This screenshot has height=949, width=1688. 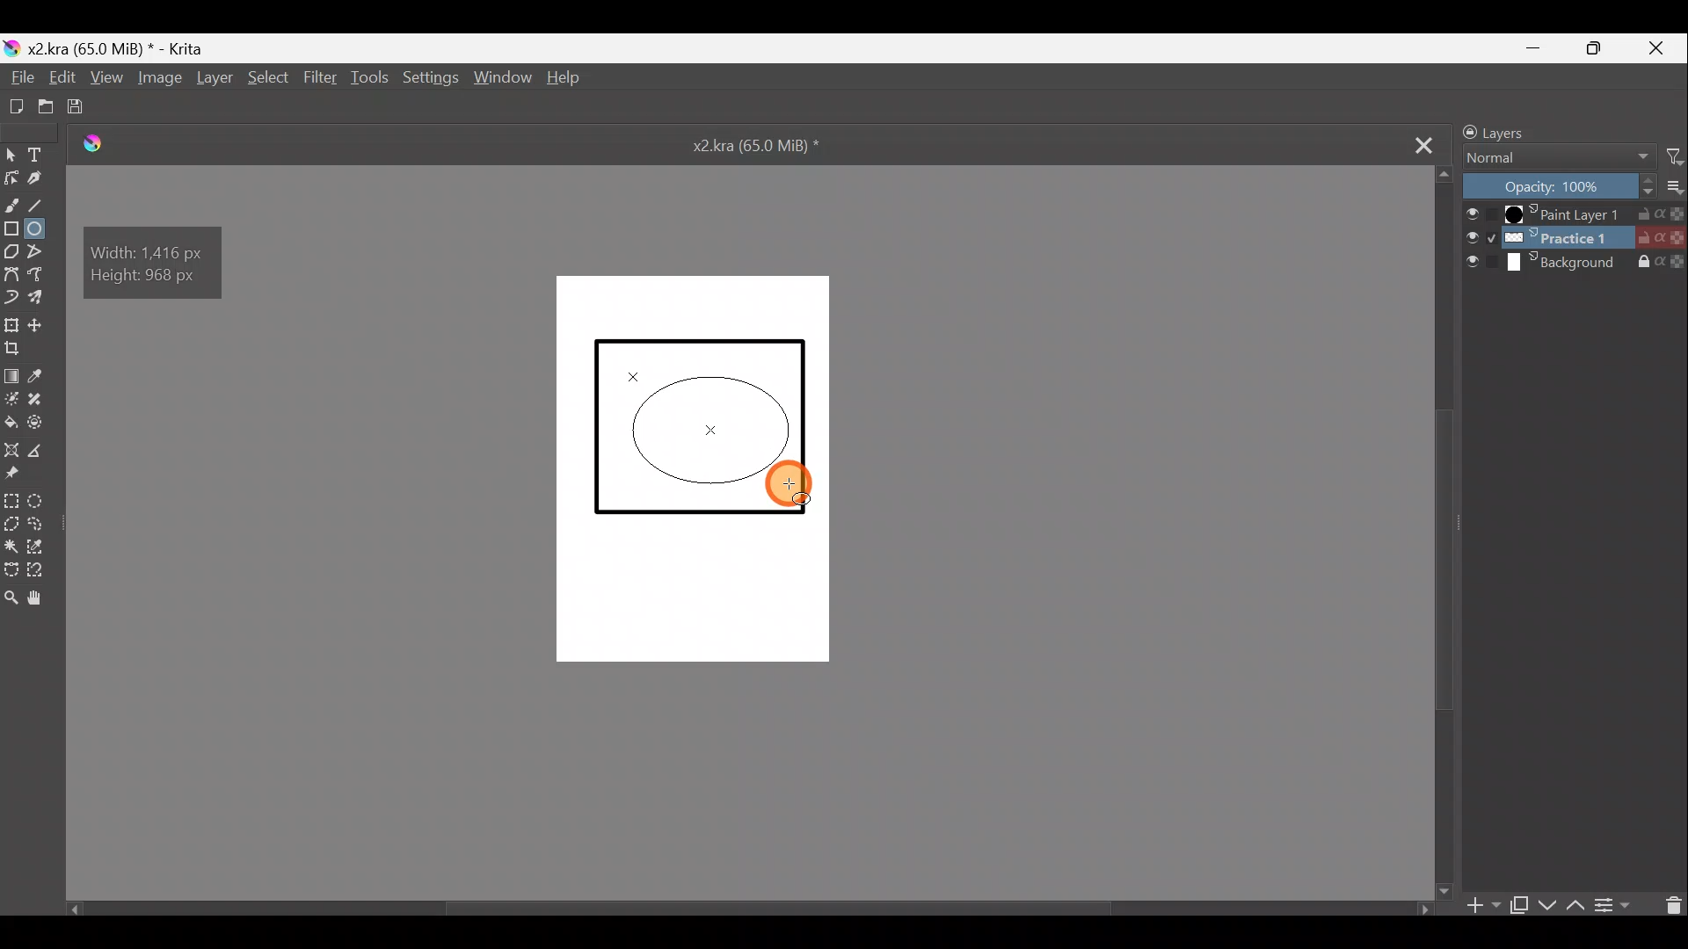 I want to click on Polyline tool, so click(x=41, y=253).